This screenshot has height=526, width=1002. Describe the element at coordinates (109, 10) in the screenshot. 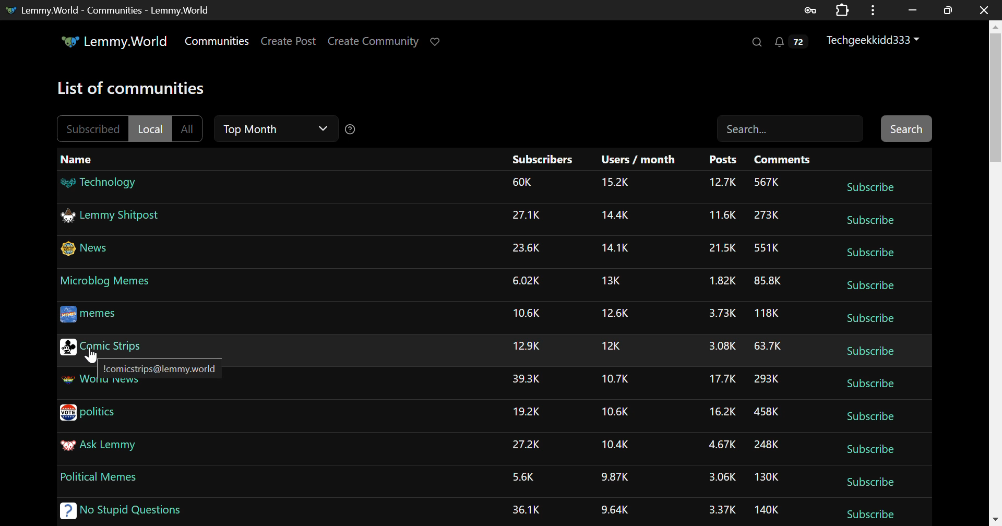

I see `Lemmy.World - Communities - Lemmy.World` at that location.